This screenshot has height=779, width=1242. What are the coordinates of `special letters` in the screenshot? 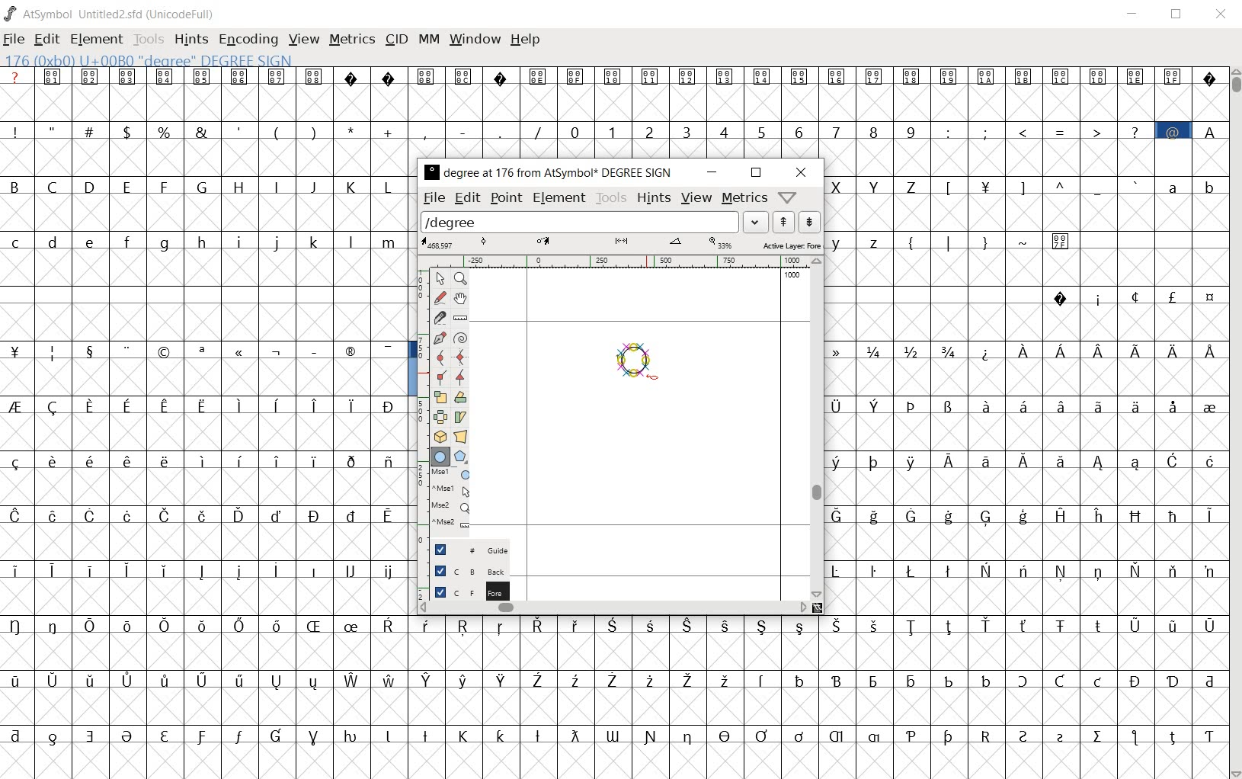 It's located at (1021, 459).